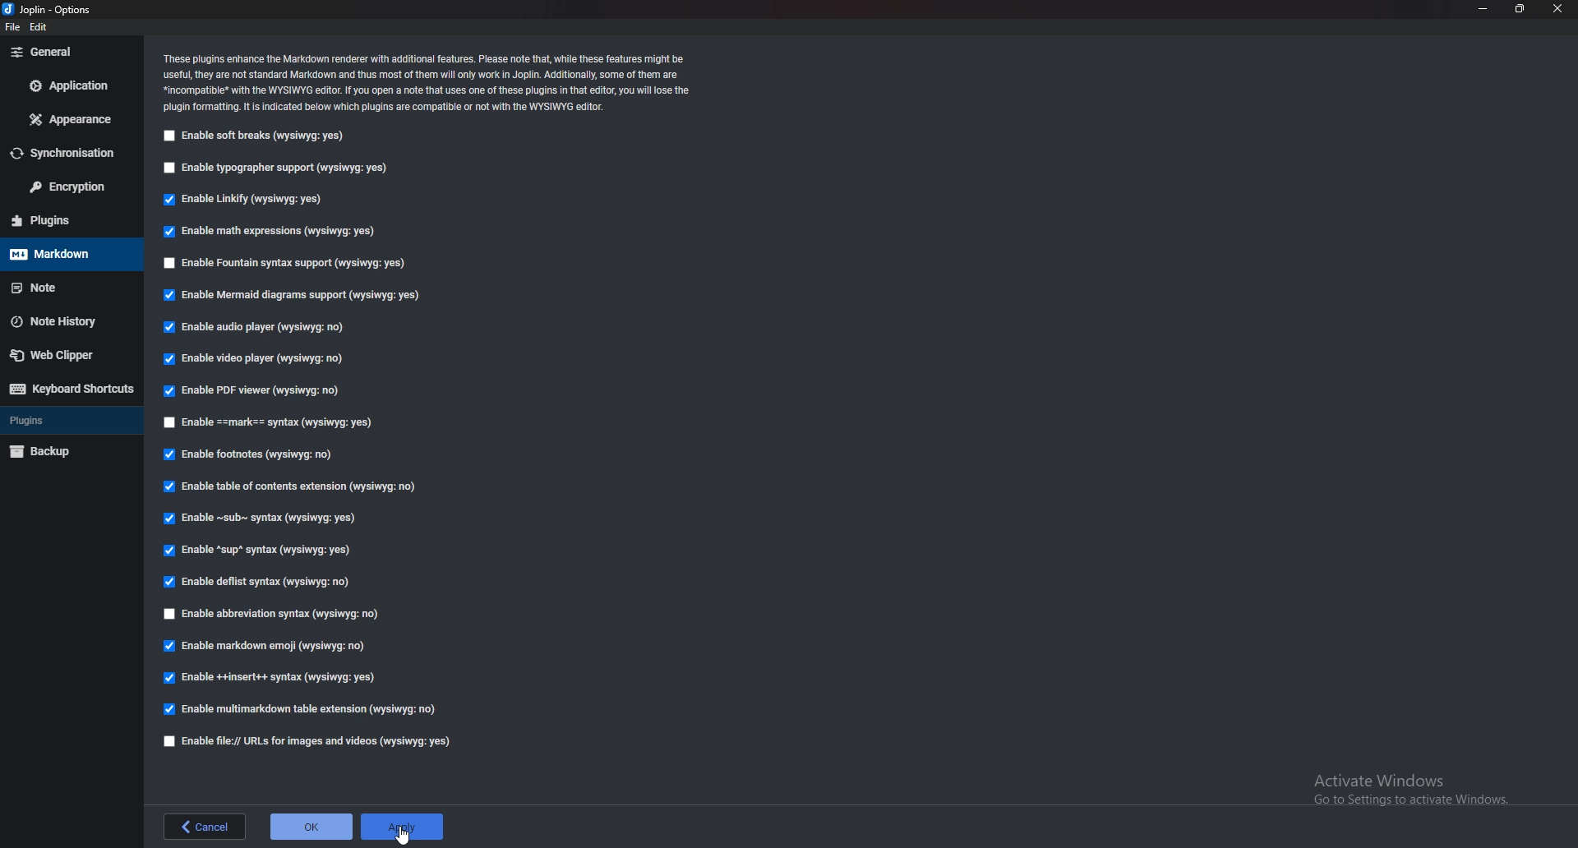 This screenshot has height=848, width=1578. Describe the element at coordinates (430, 84) in the screenshot. I see `Info` at that location.